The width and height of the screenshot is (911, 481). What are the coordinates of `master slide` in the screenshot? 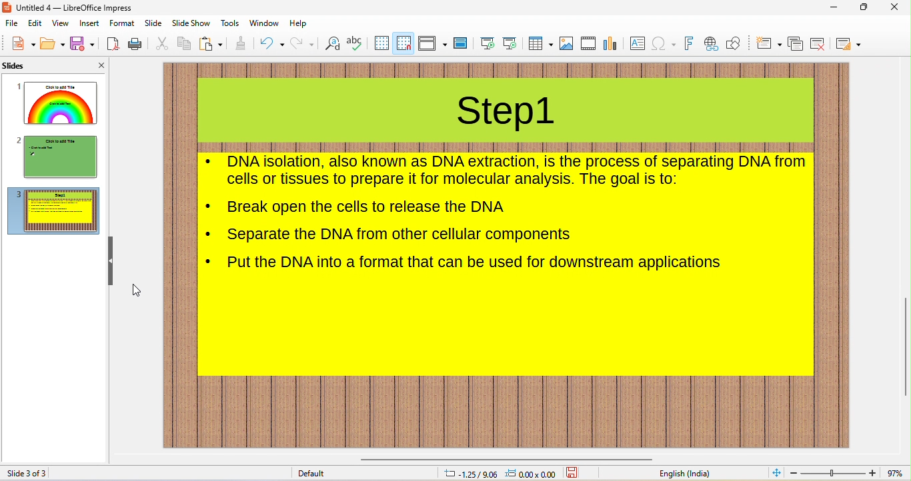 It's located at (461, 44).